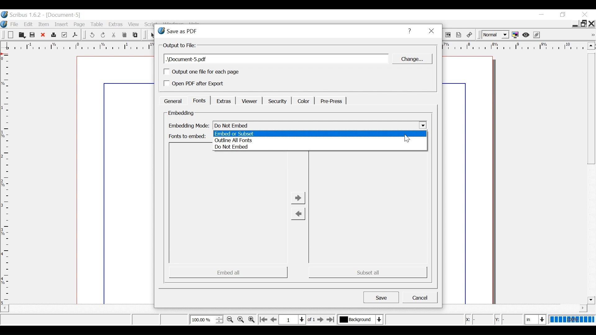  What do you see at coordinates (536, 319) in the screenshot?
I see `Current position in units` at bounding box center [536, 319].